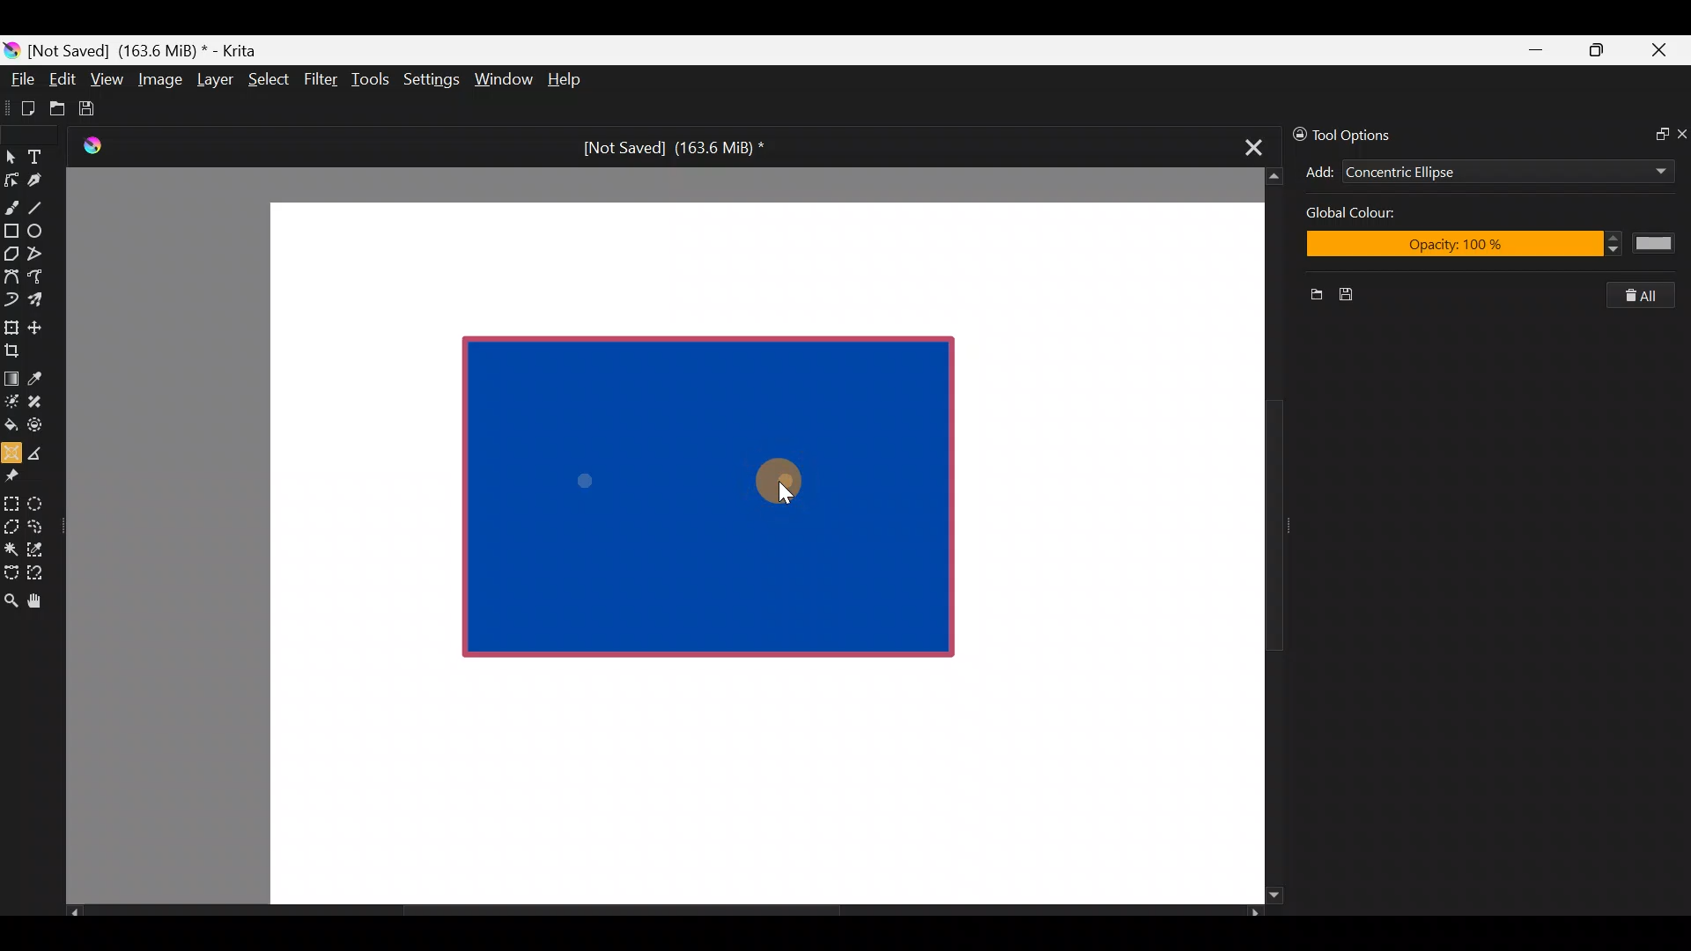 The height and width of the screenshot is (951, 1691). What do you see at coordinates (667, 148) in the screenshot?
I see `[Not Saved] (163.6 MiB) *` at bounding box center [667, 148].